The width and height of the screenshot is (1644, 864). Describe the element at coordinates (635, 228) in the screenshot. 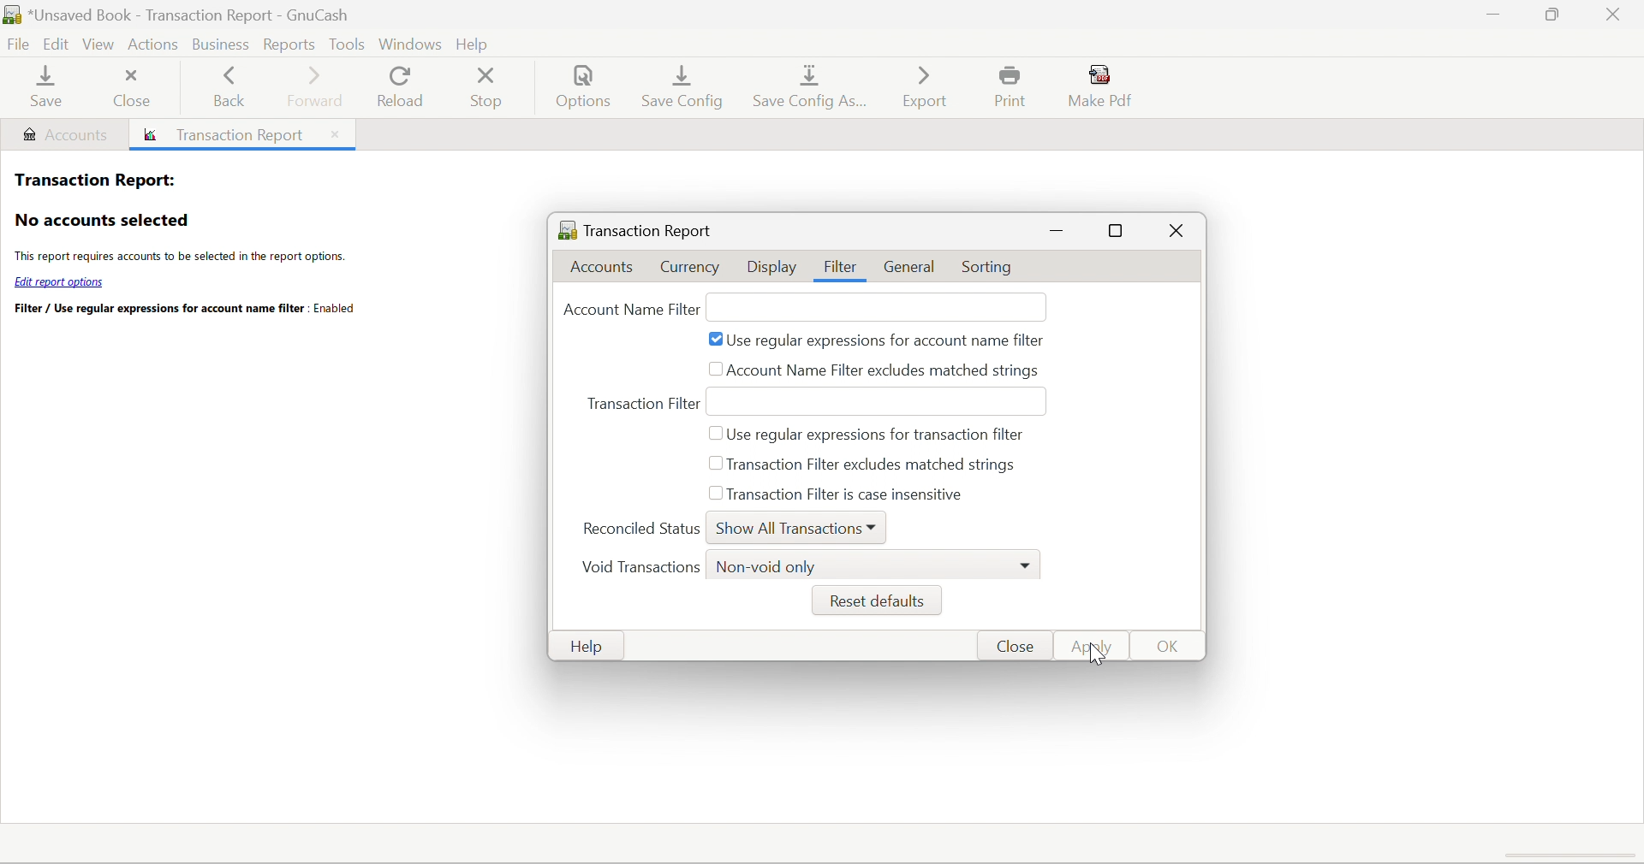

I see `Transaction Report` at that location.